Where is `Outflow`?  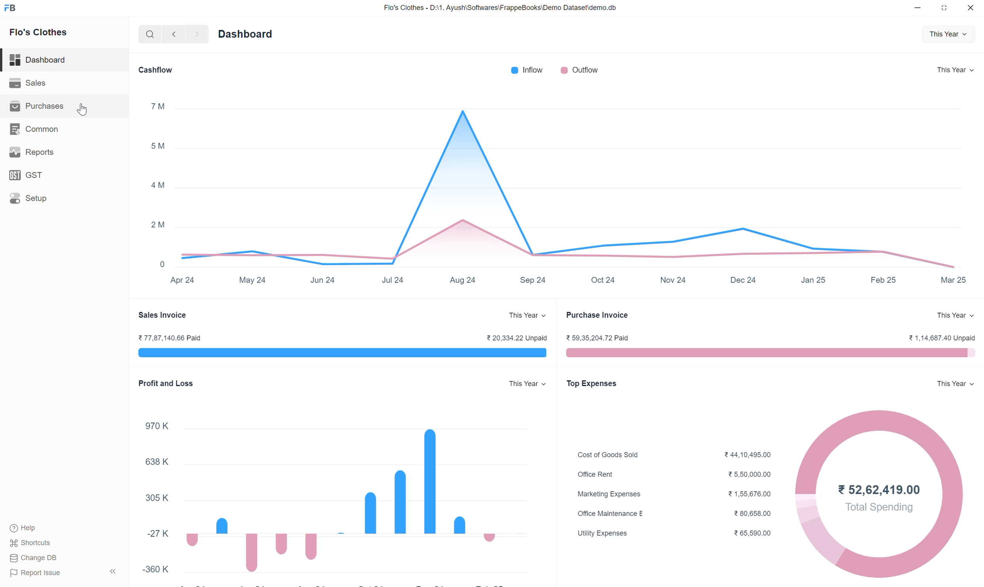 Outflow is located at coordinates (580, 70).